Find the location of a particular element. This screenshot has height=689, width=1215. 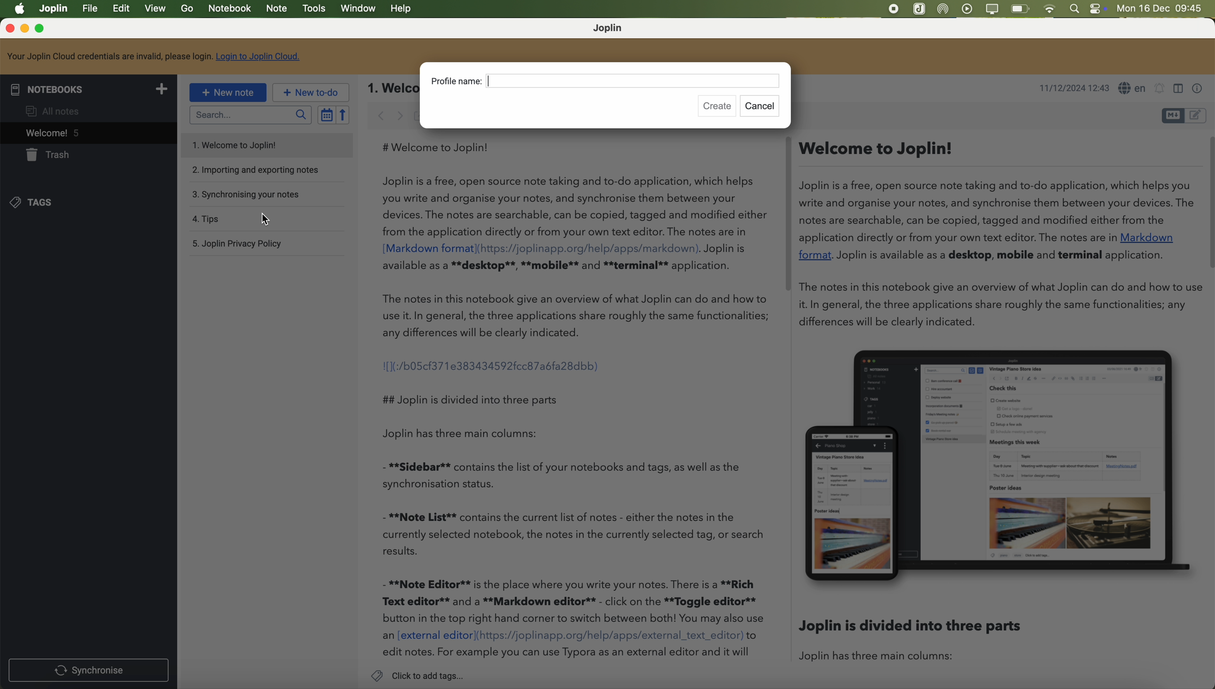

Cursor is located at coordinates (263, 219).